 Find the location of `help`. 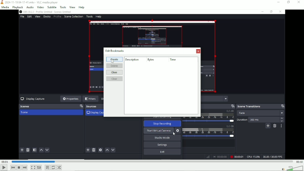

help is located at coordinates (82, 7).